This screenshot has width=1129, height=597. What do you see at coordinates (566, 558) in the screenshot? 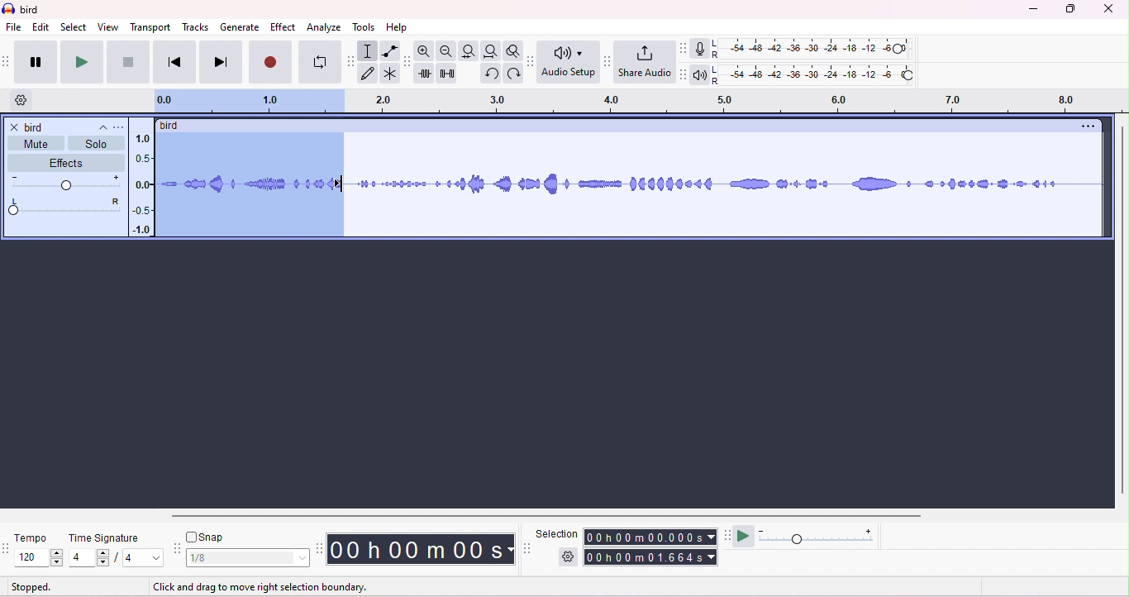
I see `selection options` at bounding box center [566, 558].